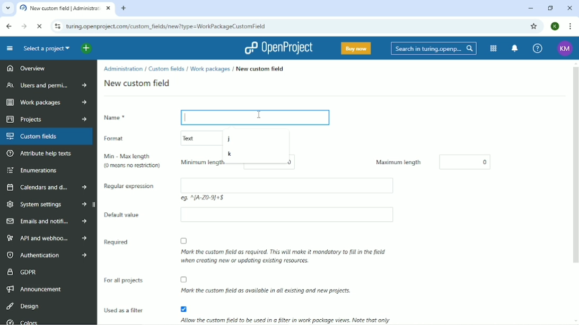 The height and width of the screenshot is (325, 579). What do you see at coordinates (45, 48) in the screenshot?
I see `Select a project` at bounding box center [45, 48].